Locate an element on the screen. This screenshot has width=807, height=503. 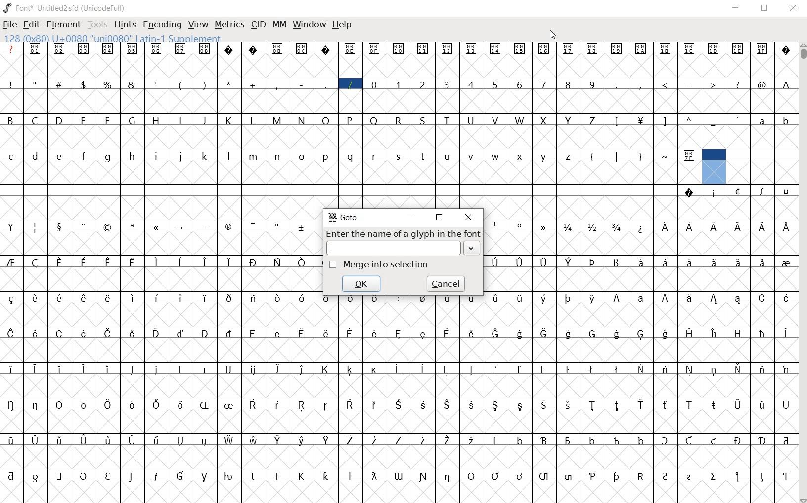
hints is located at coordinates (125, 25).